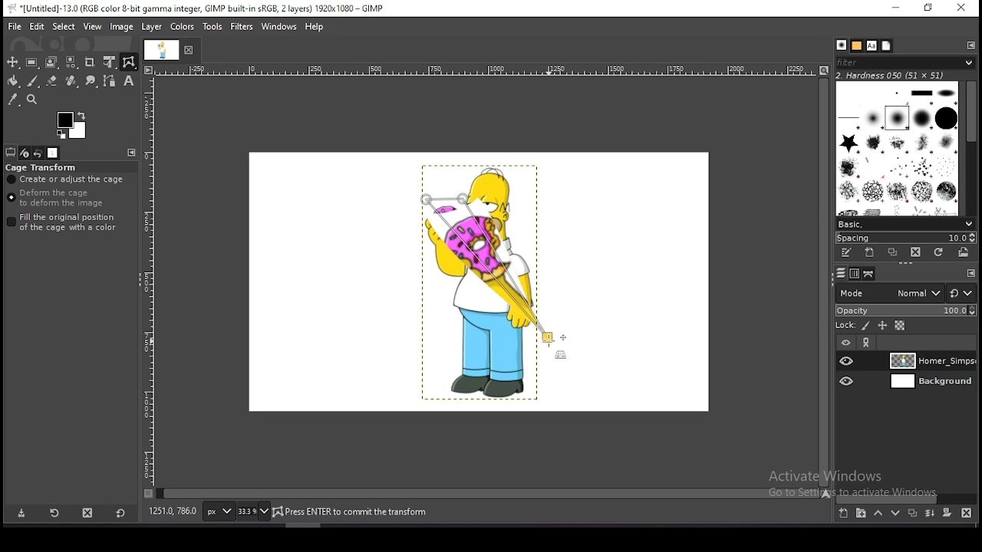 The image size is (982, 552). I want to click on cage transform tool, so click(129, 62).